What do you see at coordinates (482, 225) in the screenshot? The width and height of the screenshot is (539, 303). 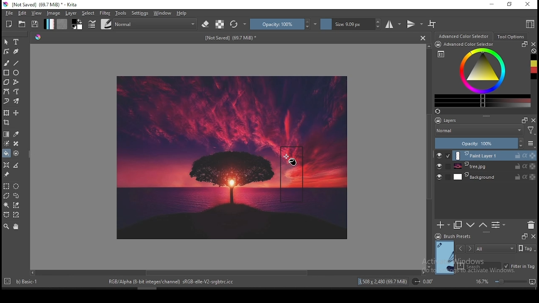 I see `move layer one step up` at bounding box center [482, 225].